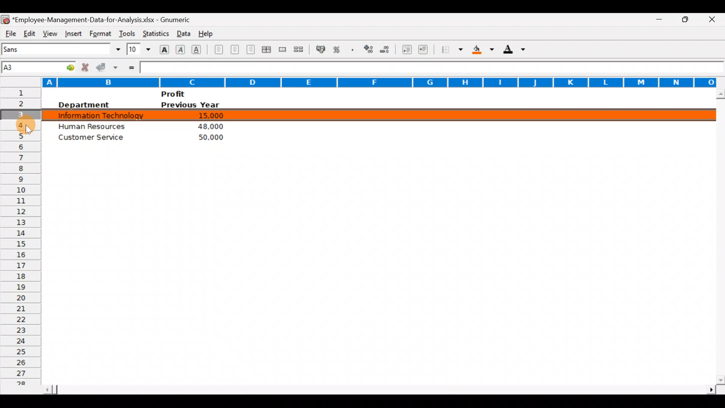 The width and height of the screenshot is (725, 408). Describe the element at coordinates (719, 236) in the screenshot. I see `Scroll bar` at that location.